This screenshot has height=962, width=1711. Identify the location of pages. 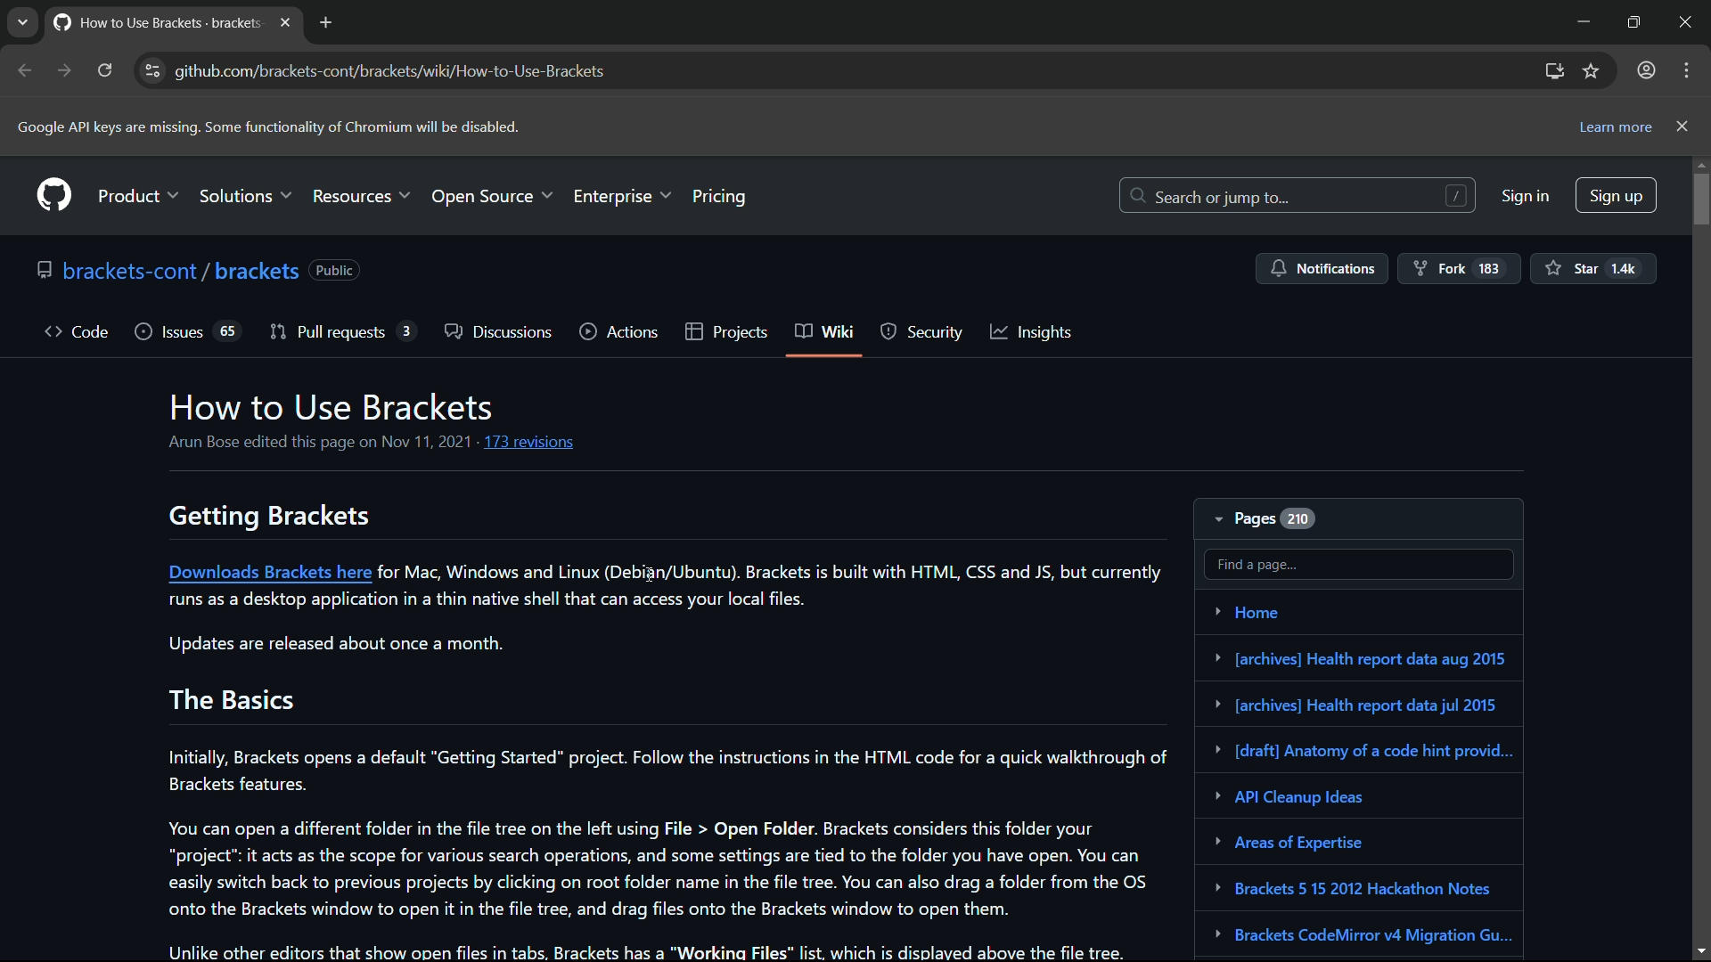
(1266, 518).